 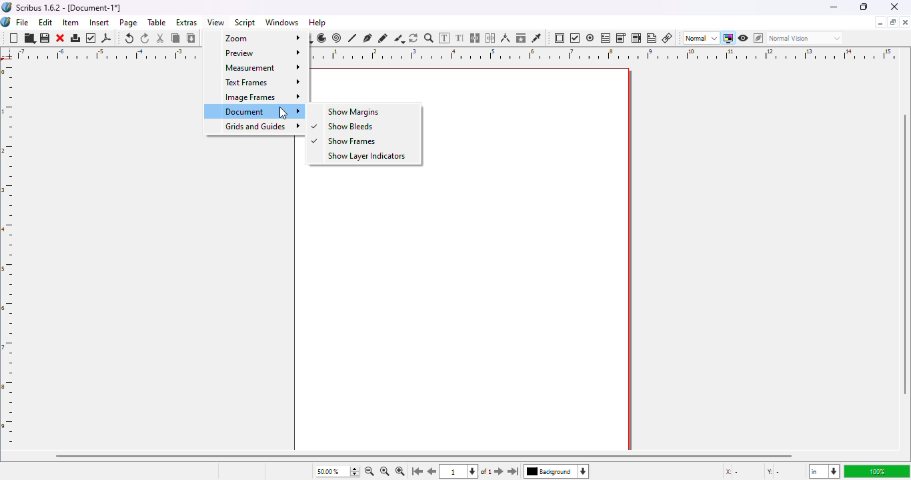 I want to click on rotate item, so click(x=414, y=38).